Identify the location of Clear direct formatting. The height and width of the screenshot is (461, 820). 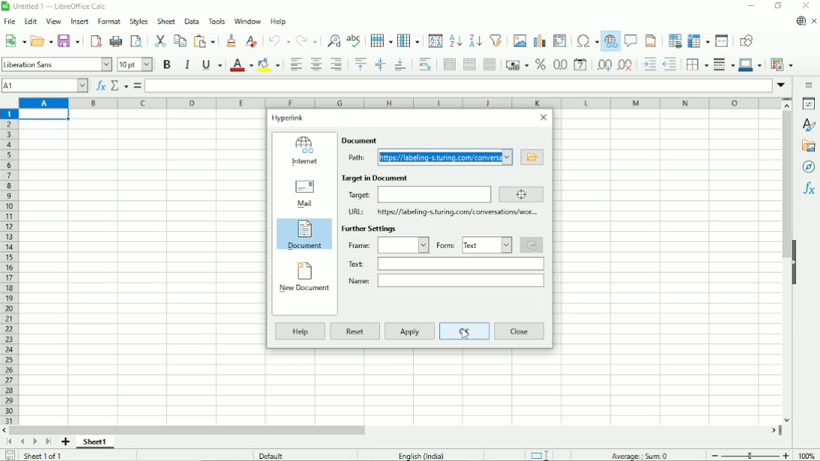
(251, 41).